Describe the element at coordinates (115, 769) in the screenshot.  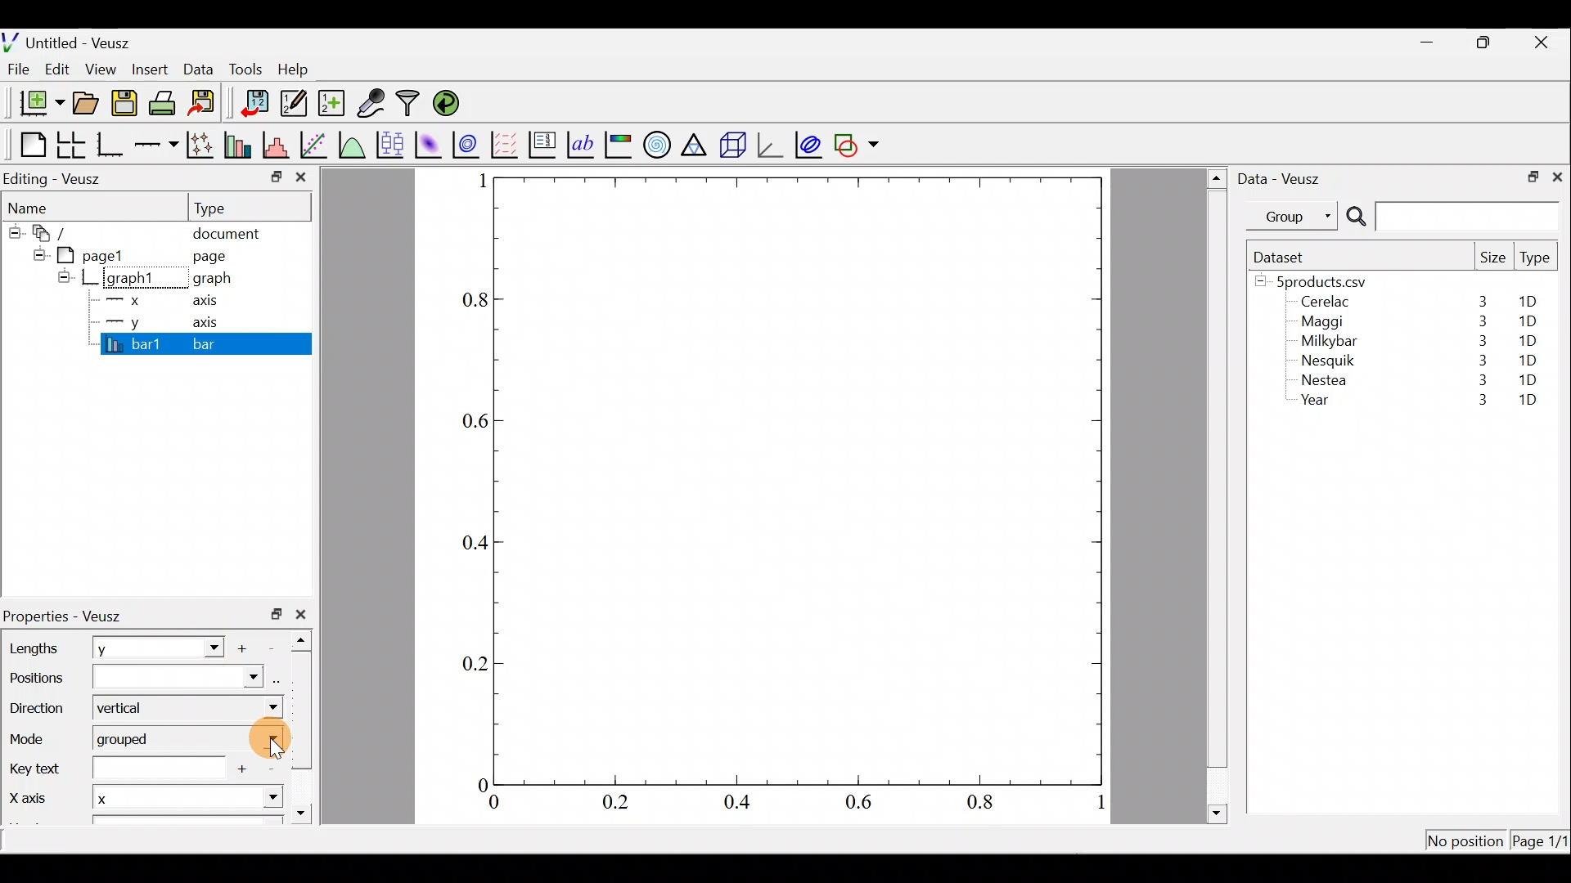
I see `Key text` at that location.